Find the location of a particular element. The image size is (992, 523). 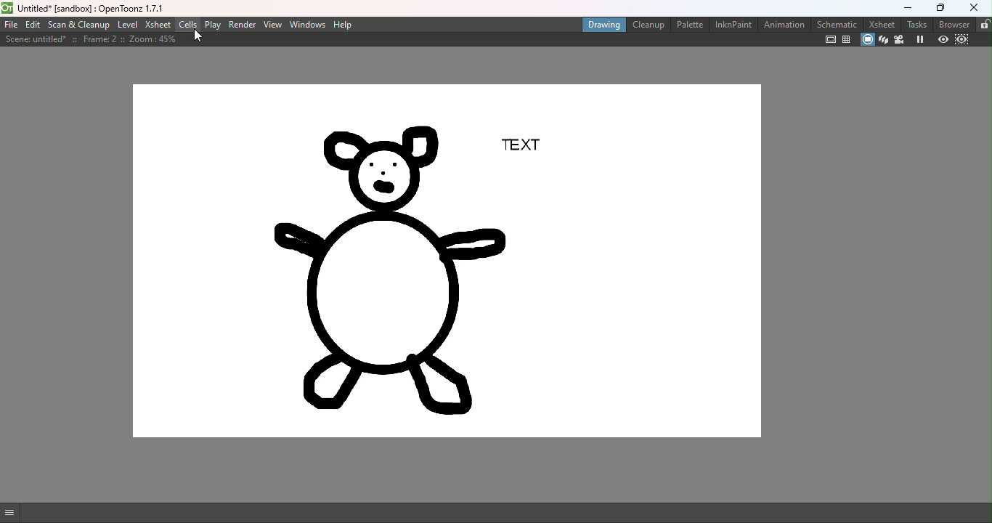

Freeze is located at coordinates (919, 39).